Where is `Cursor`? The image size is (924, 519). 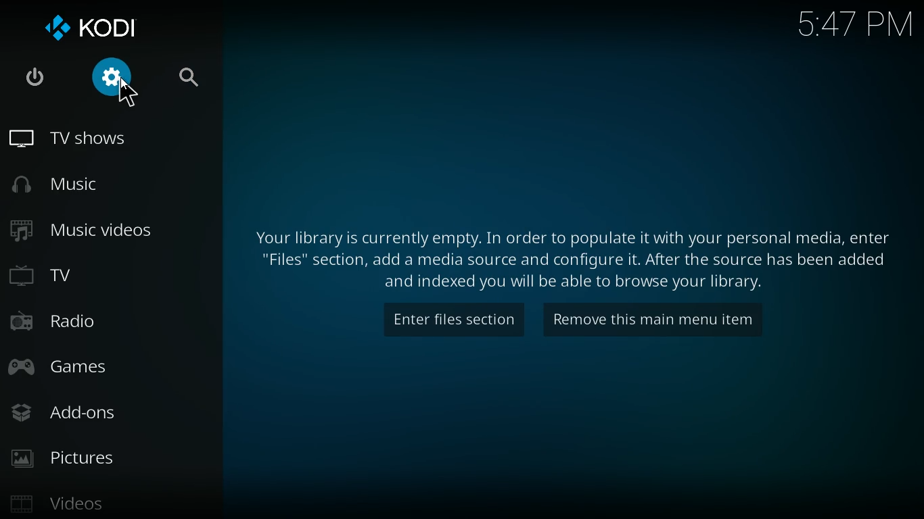
Cursor is located at coordinates (127, 95).